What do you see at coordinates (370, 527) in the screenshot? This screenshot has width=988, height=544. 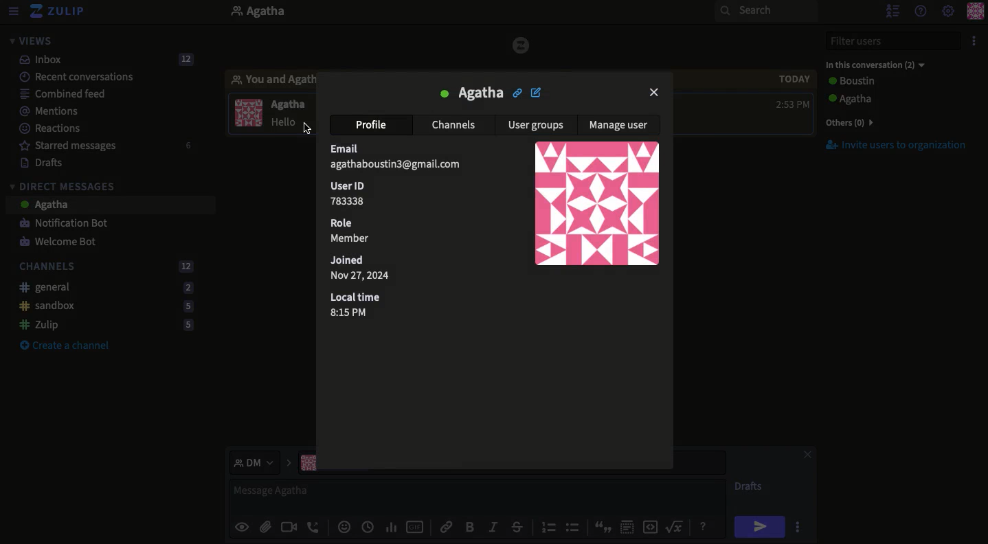 I see `Add global time` at bounding box center [370, 527].